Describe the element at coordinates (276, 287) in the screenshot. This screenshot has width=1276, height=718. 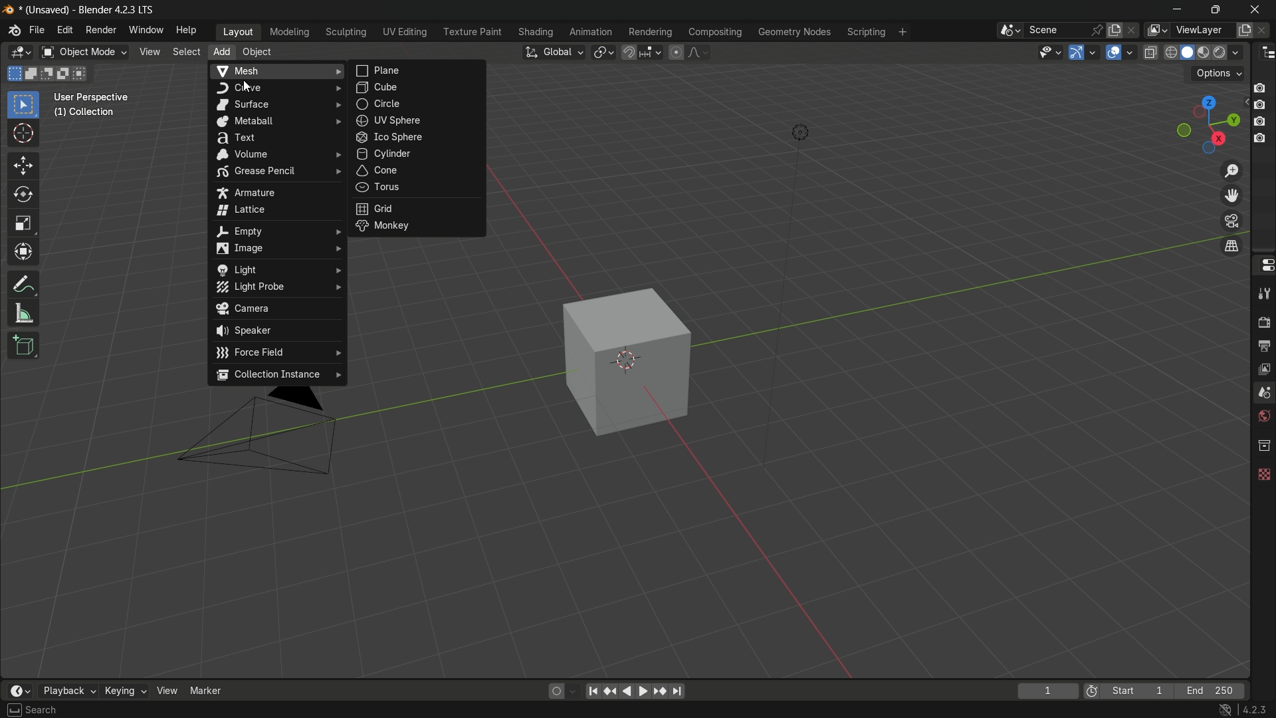
I see `light probe` at that location.